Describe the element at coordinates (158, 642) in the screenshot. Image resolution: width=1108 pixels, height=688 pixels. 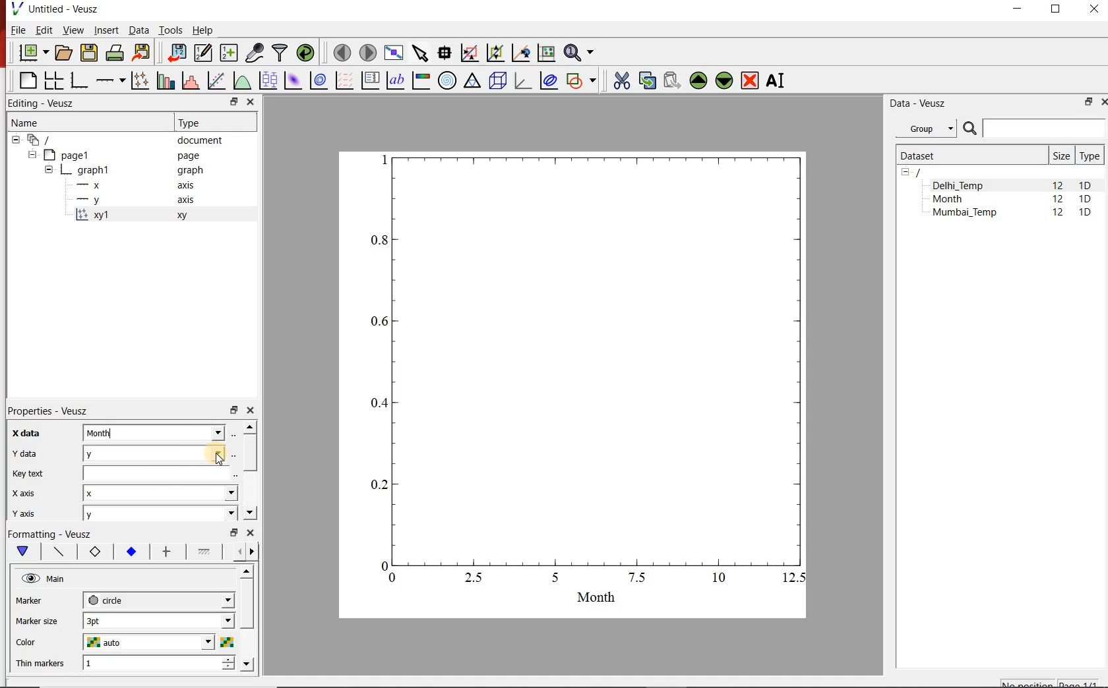
I see `auto` at that location.